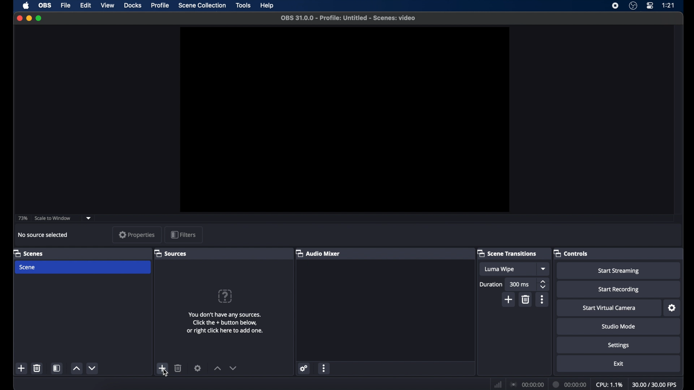 This screenshot has width=694, height=390. What do you see at coordinates (19, 18) in the screenshot?
I see `close` at bounding box center [19, 18].